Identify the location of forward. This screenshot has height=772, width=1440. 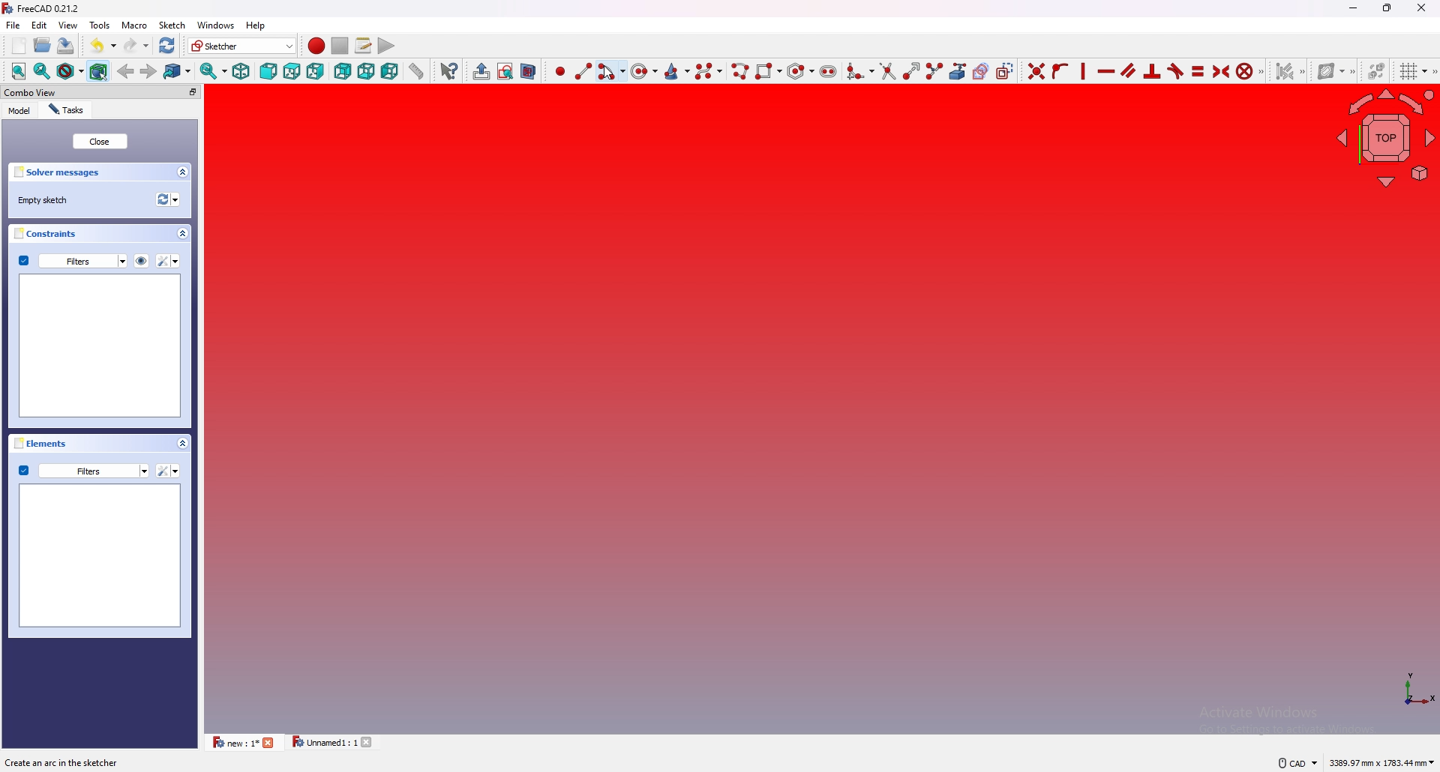
(149, 70).